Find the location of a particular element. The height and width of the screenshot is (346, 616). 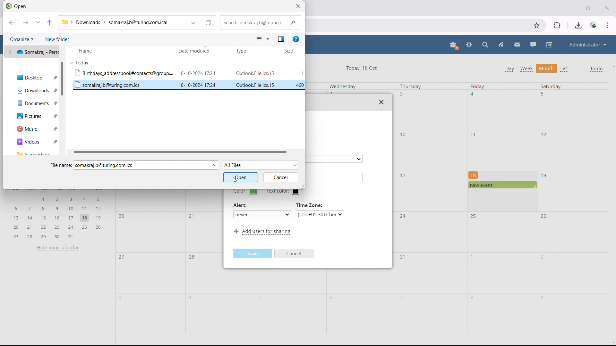

minimize is located at coordinates (569, 7).